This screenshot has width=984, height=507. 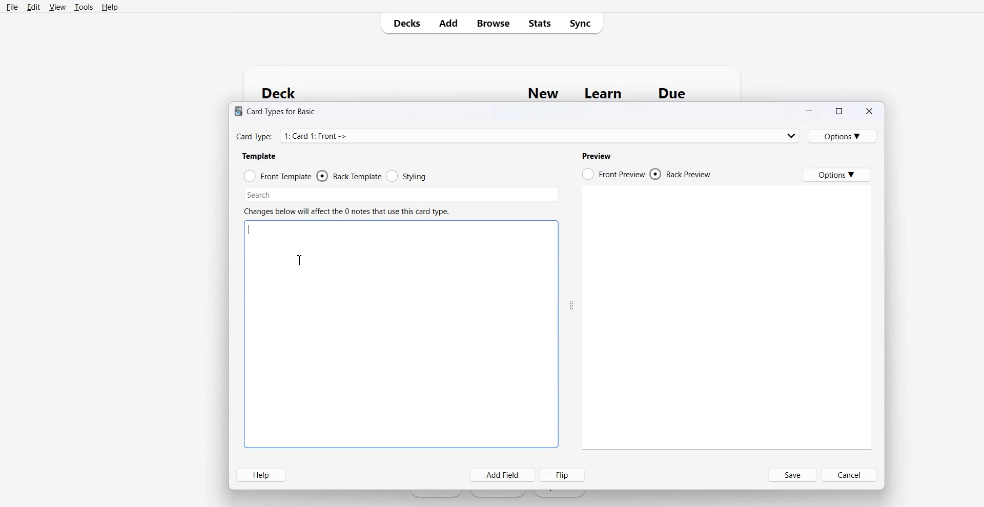 I want to click on Search bar, so click(x=350, y=193).